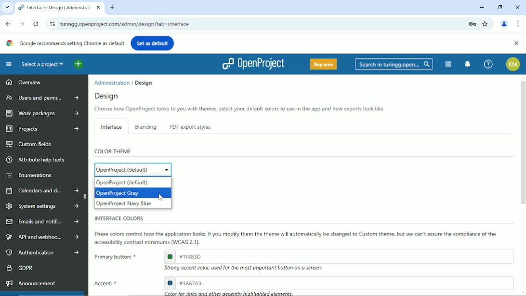 The width and height of the screenshot is (526, 296). Describe the element at coordinates (42, 189) in the screenshot. I see `Calendars and dates` at that location.